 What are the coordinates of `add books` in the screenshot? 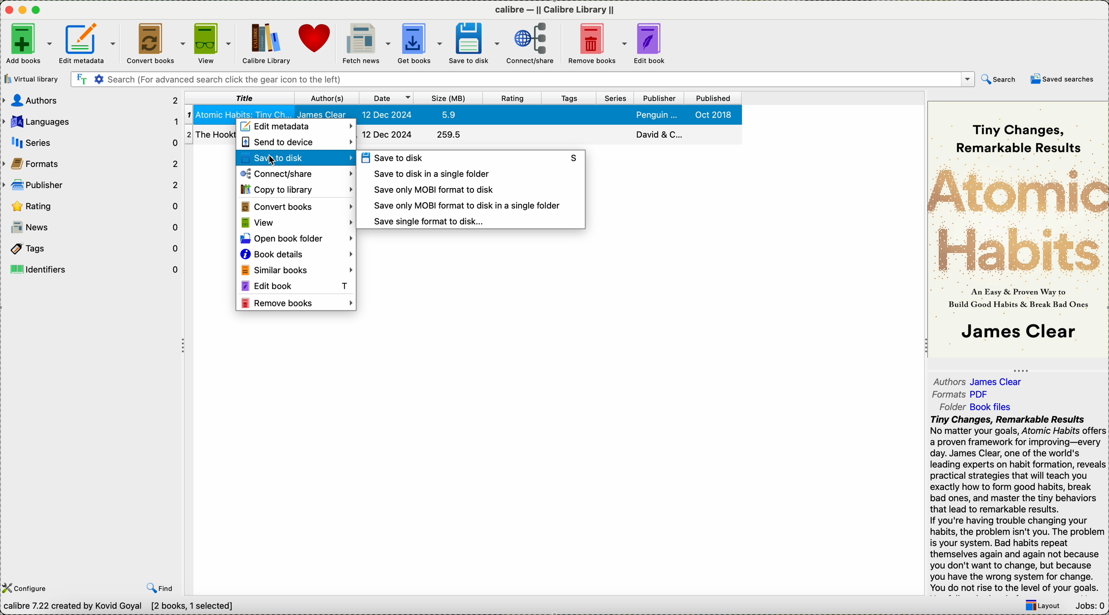 It's located at (28, 44).